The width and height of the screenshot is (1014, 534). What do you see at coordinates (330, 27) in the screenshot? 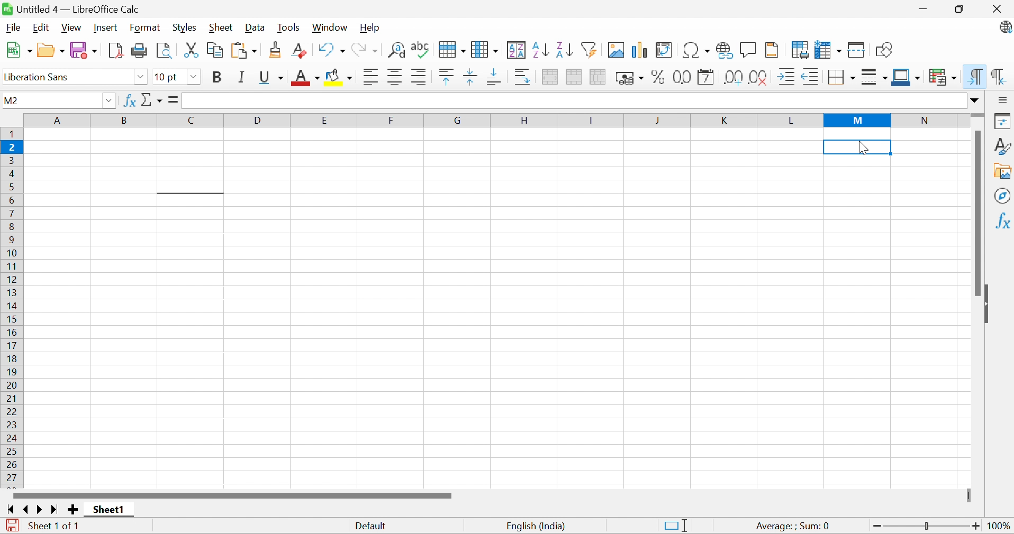
I see `Window` at bounding box center [330, 27].